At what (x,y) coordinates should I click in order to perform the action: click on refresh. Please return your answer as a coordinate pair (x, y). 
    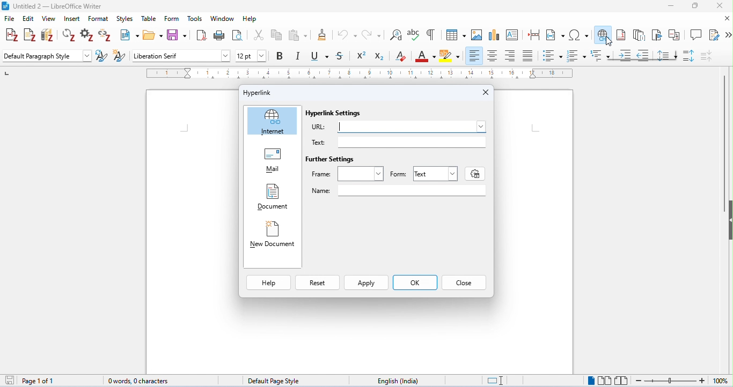
    Looking at the image, I should click on (69, 35).